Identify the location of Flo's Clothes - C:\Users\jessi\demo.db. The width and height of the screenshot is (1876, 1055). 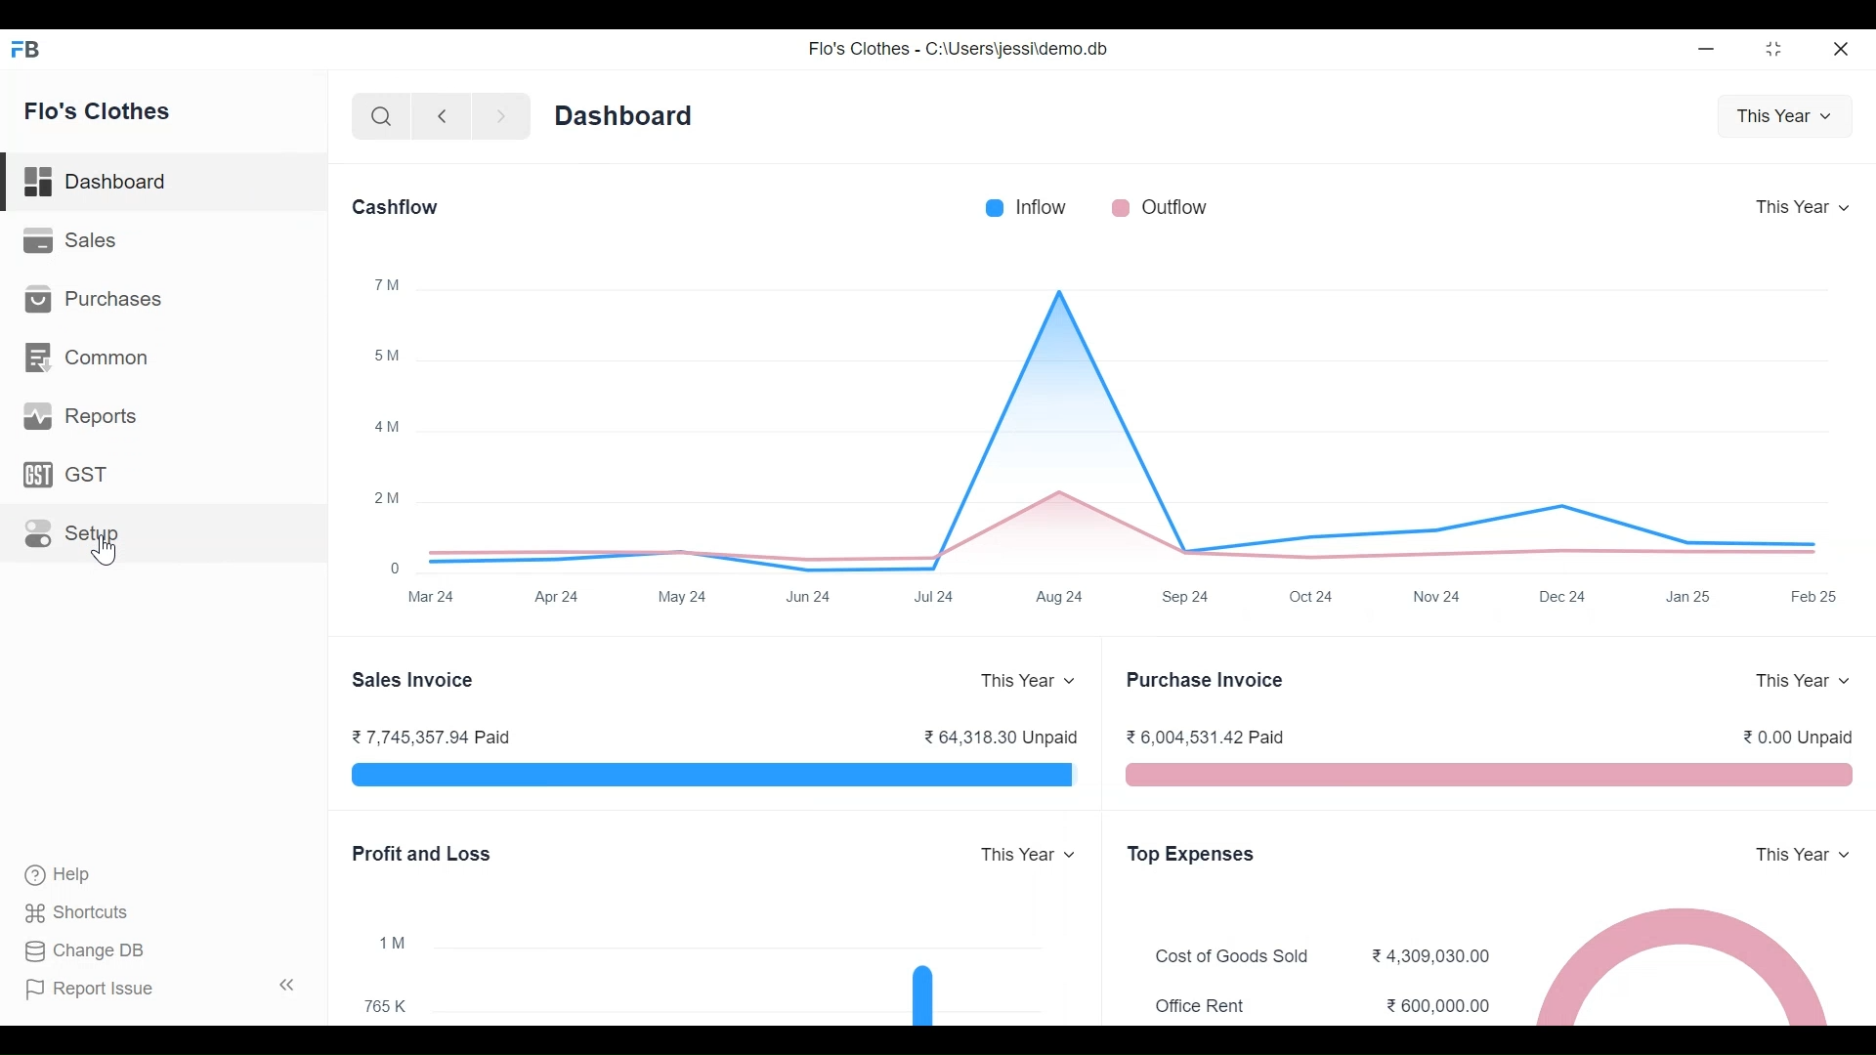
(959, 48).